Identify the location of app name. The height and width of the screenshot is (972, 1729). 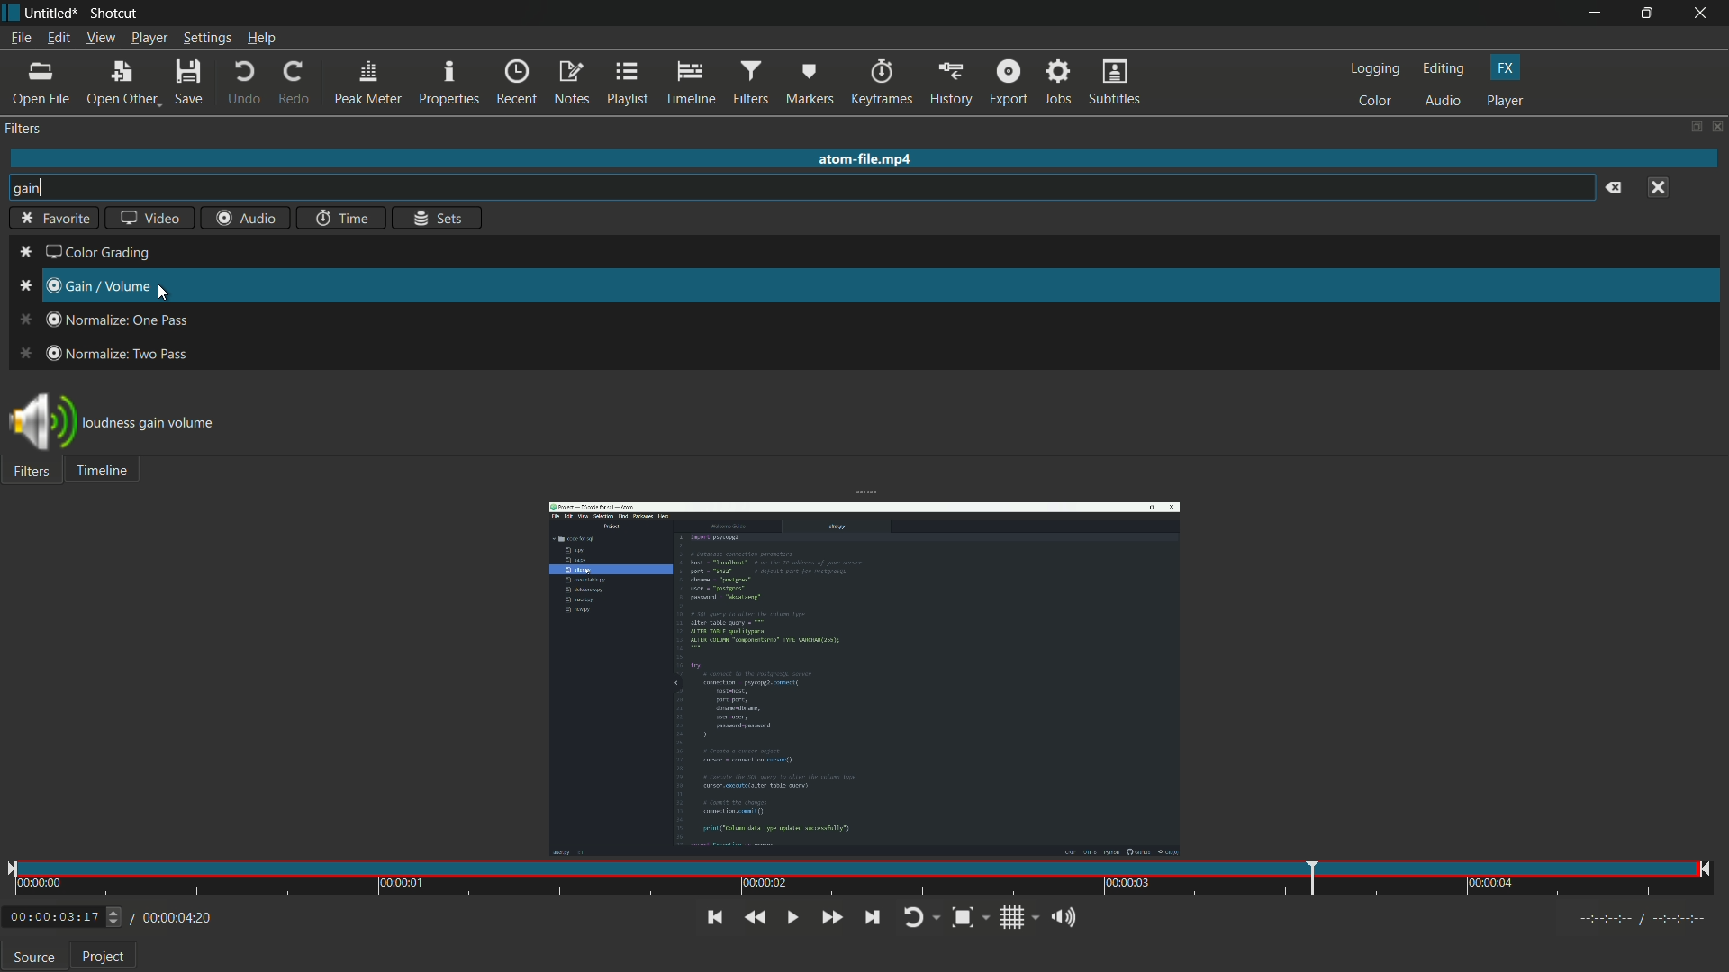
(112, 13).